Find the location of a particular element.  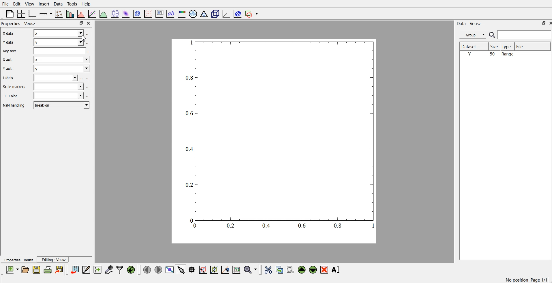

Group  is located at coordinates (473, 35).